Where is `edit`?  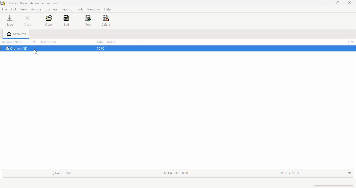
edit is located at coordinates (66, 21).